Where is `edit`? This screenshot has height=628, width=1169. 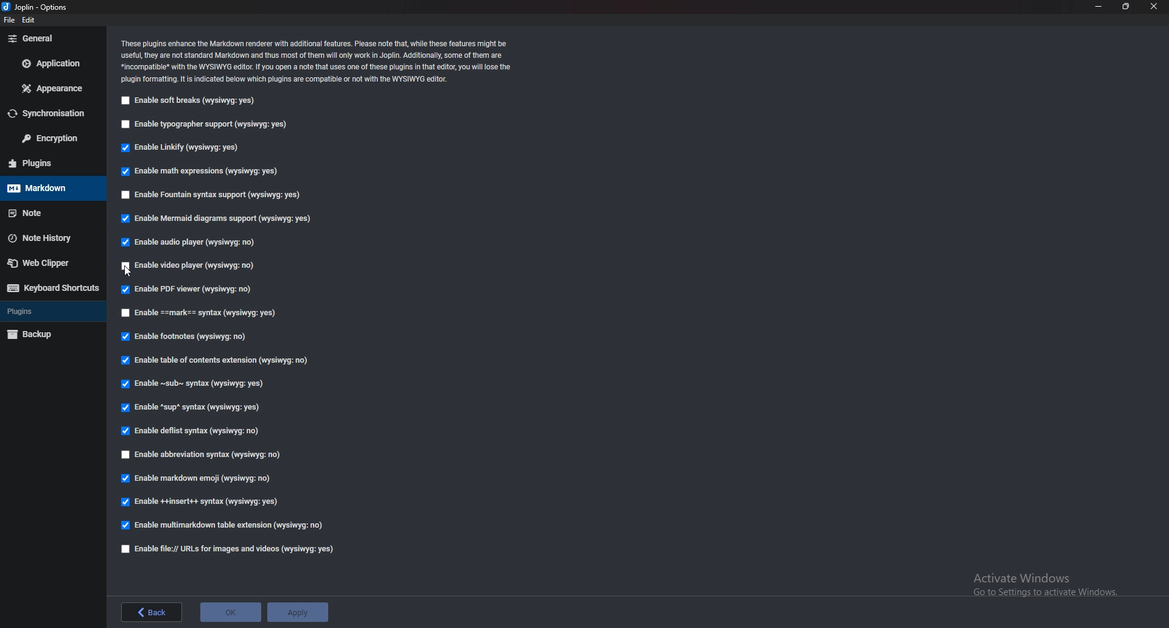
edit is located at coordinates (29, 20).